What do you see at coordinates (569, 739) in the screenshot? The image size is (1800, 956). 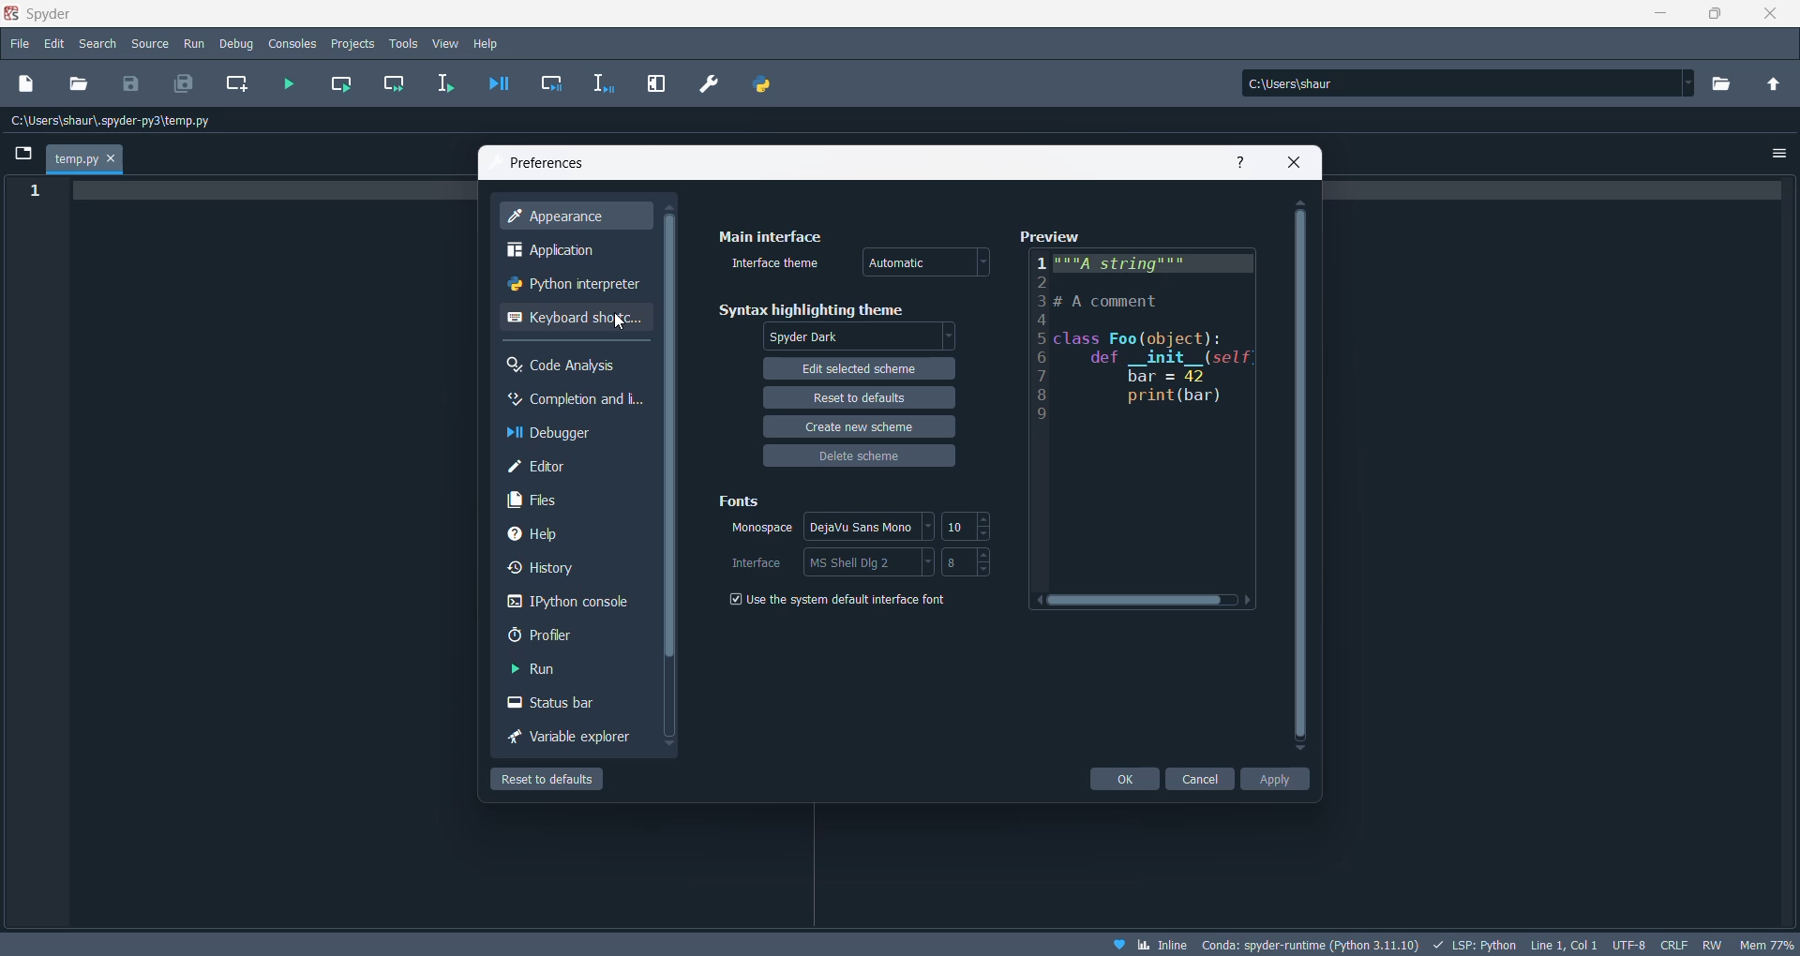 I see `variable explore` at bounding box center [569, 739].